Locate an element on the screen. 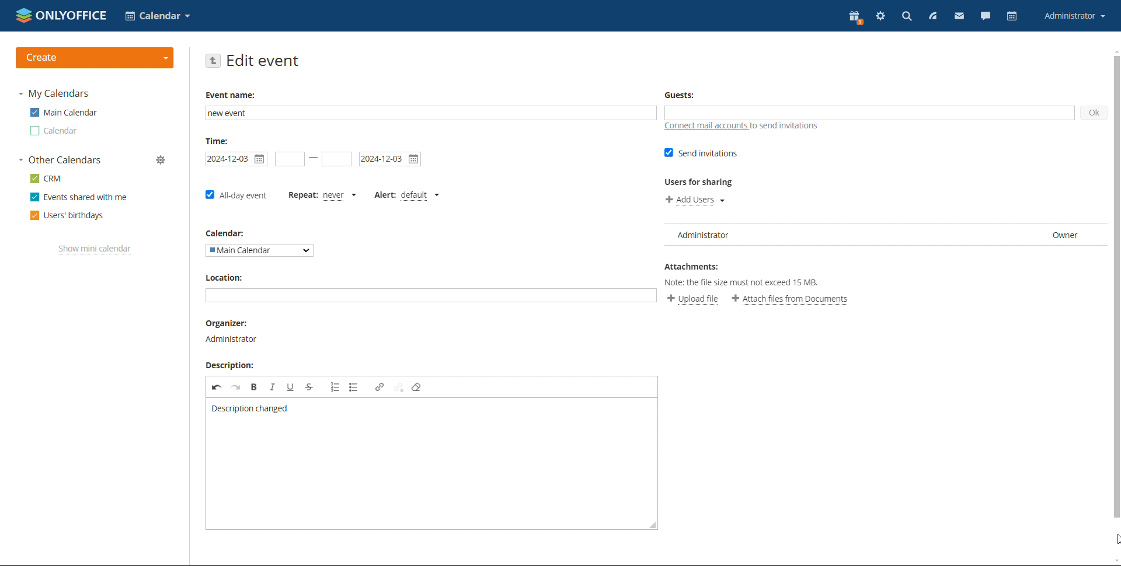 The width and height of the screenshot is (1121, 566). edit event is located at coordinates (263, 61).